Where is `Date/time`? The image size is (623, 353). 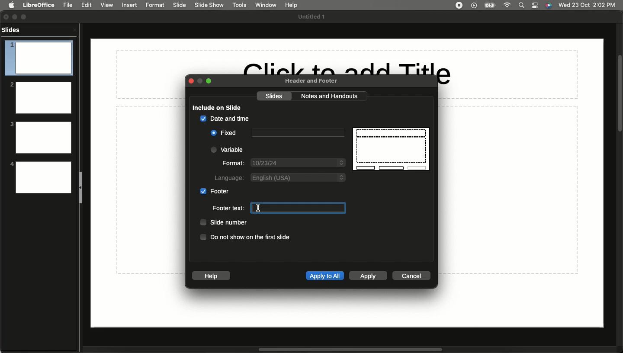 Date/time is located at coordinates (587, 4).